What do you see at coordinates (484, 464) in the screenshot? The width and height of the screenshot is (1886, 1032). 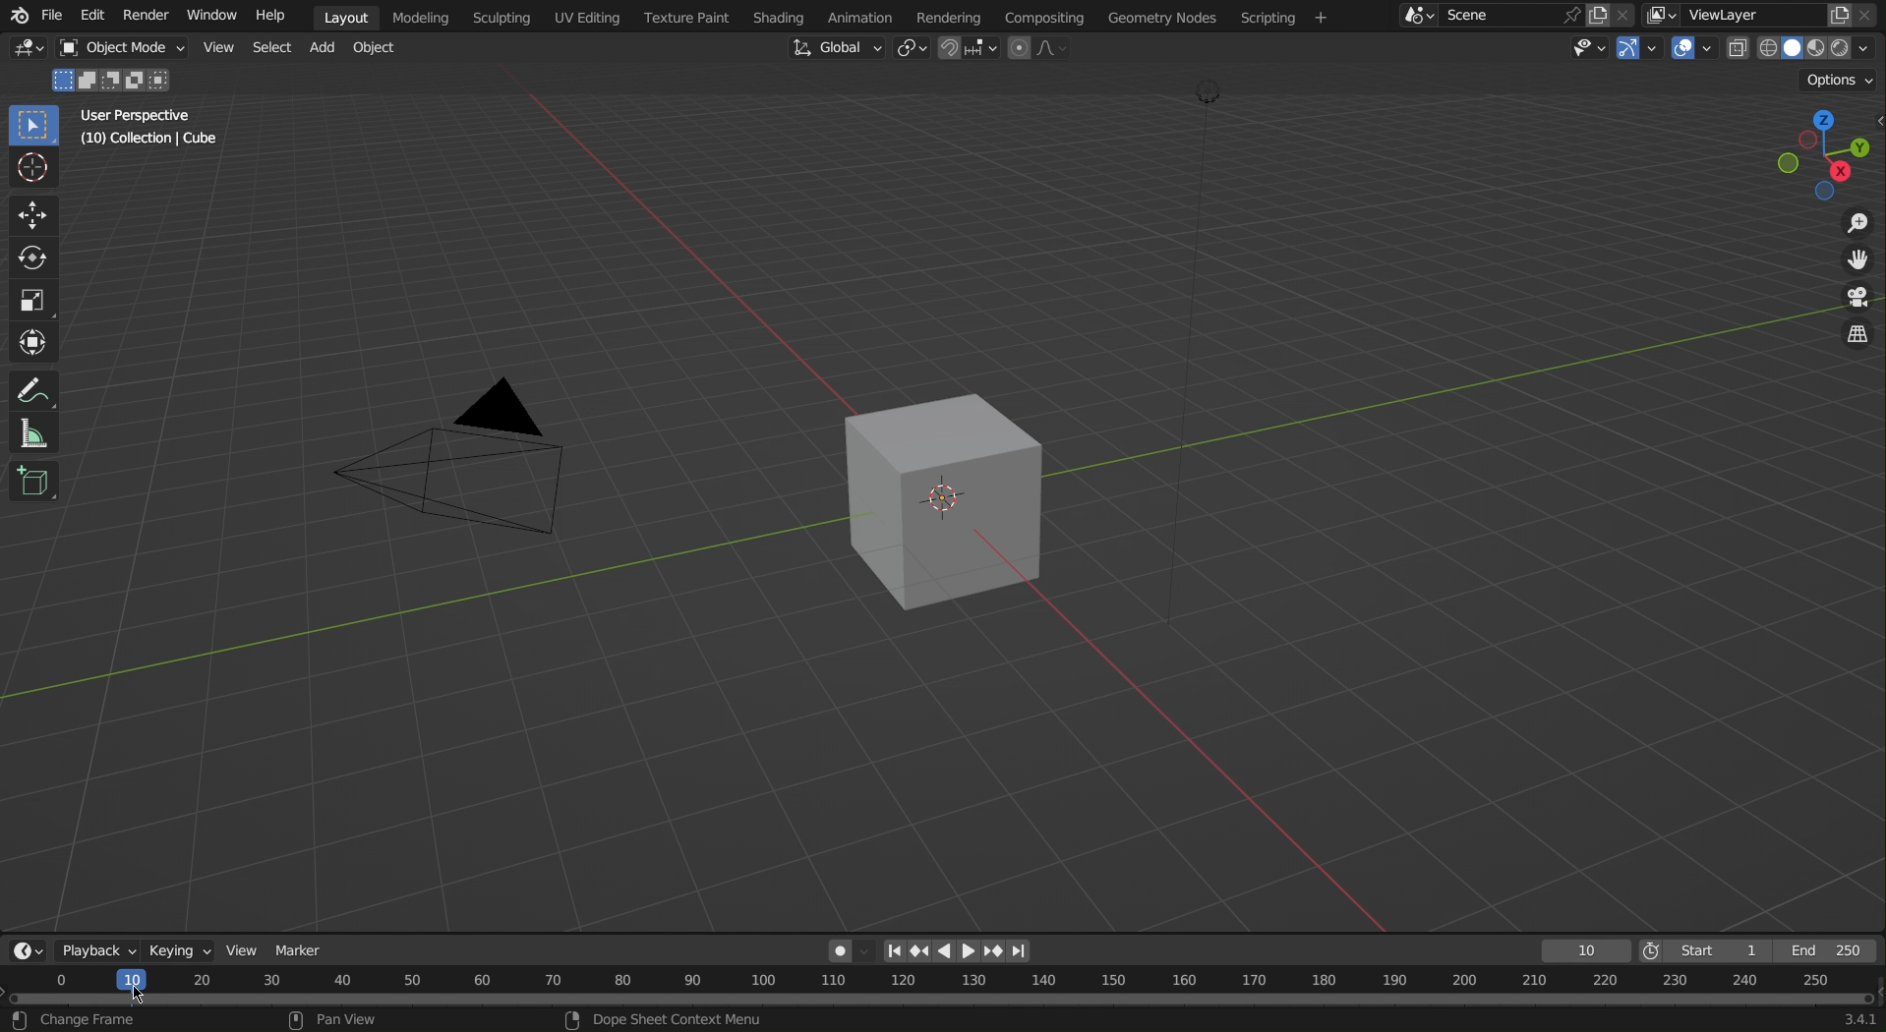 I see `Camera` at bounding box center [484, 464].